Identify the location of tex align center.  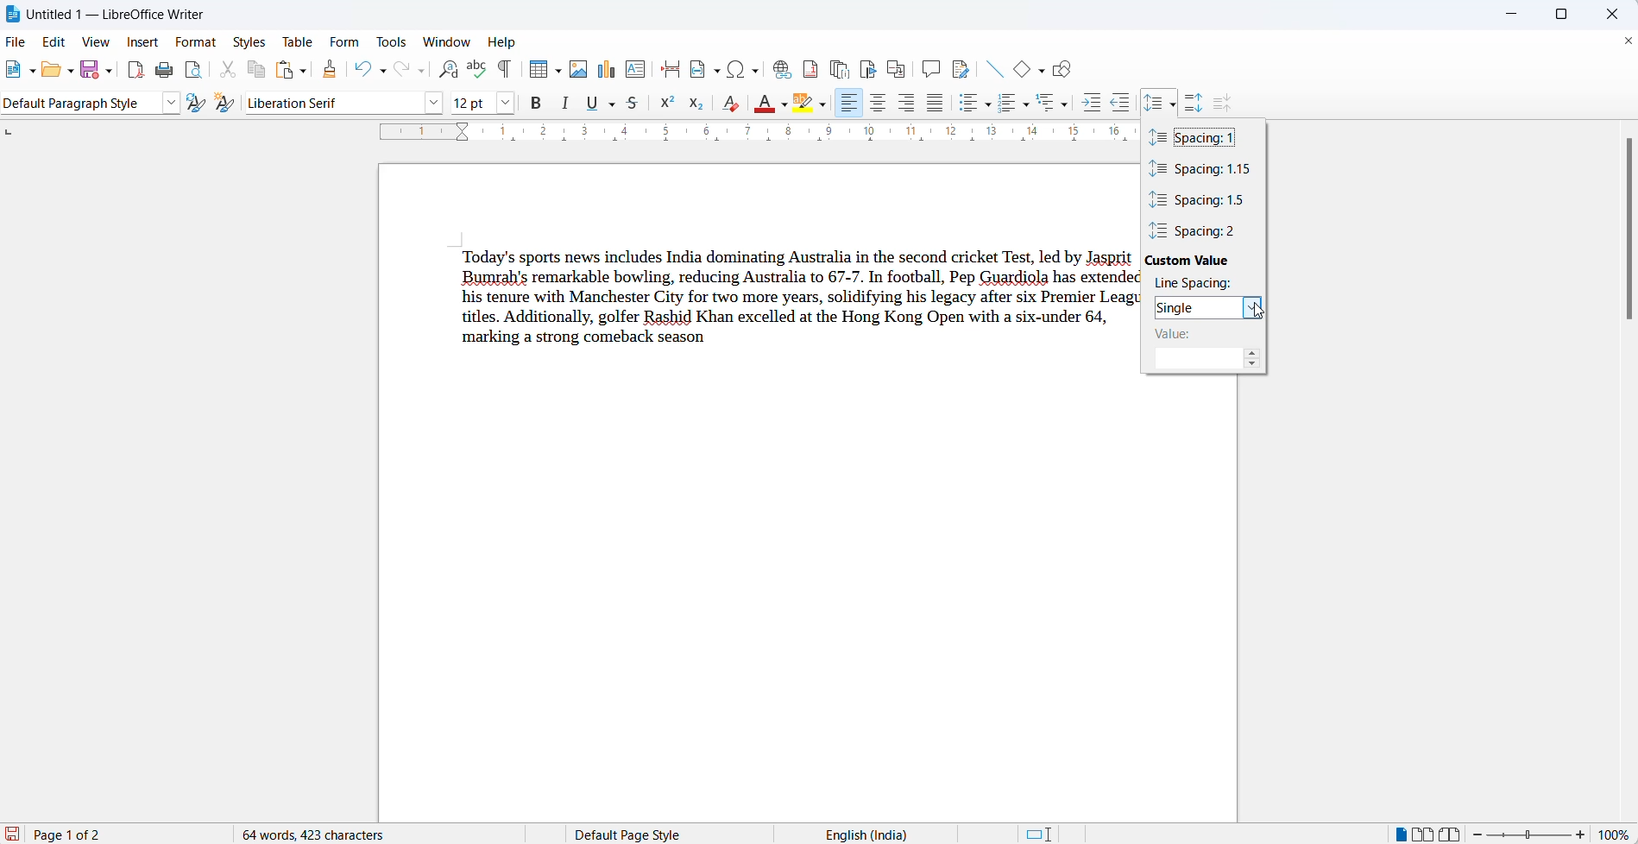
(877, 104).